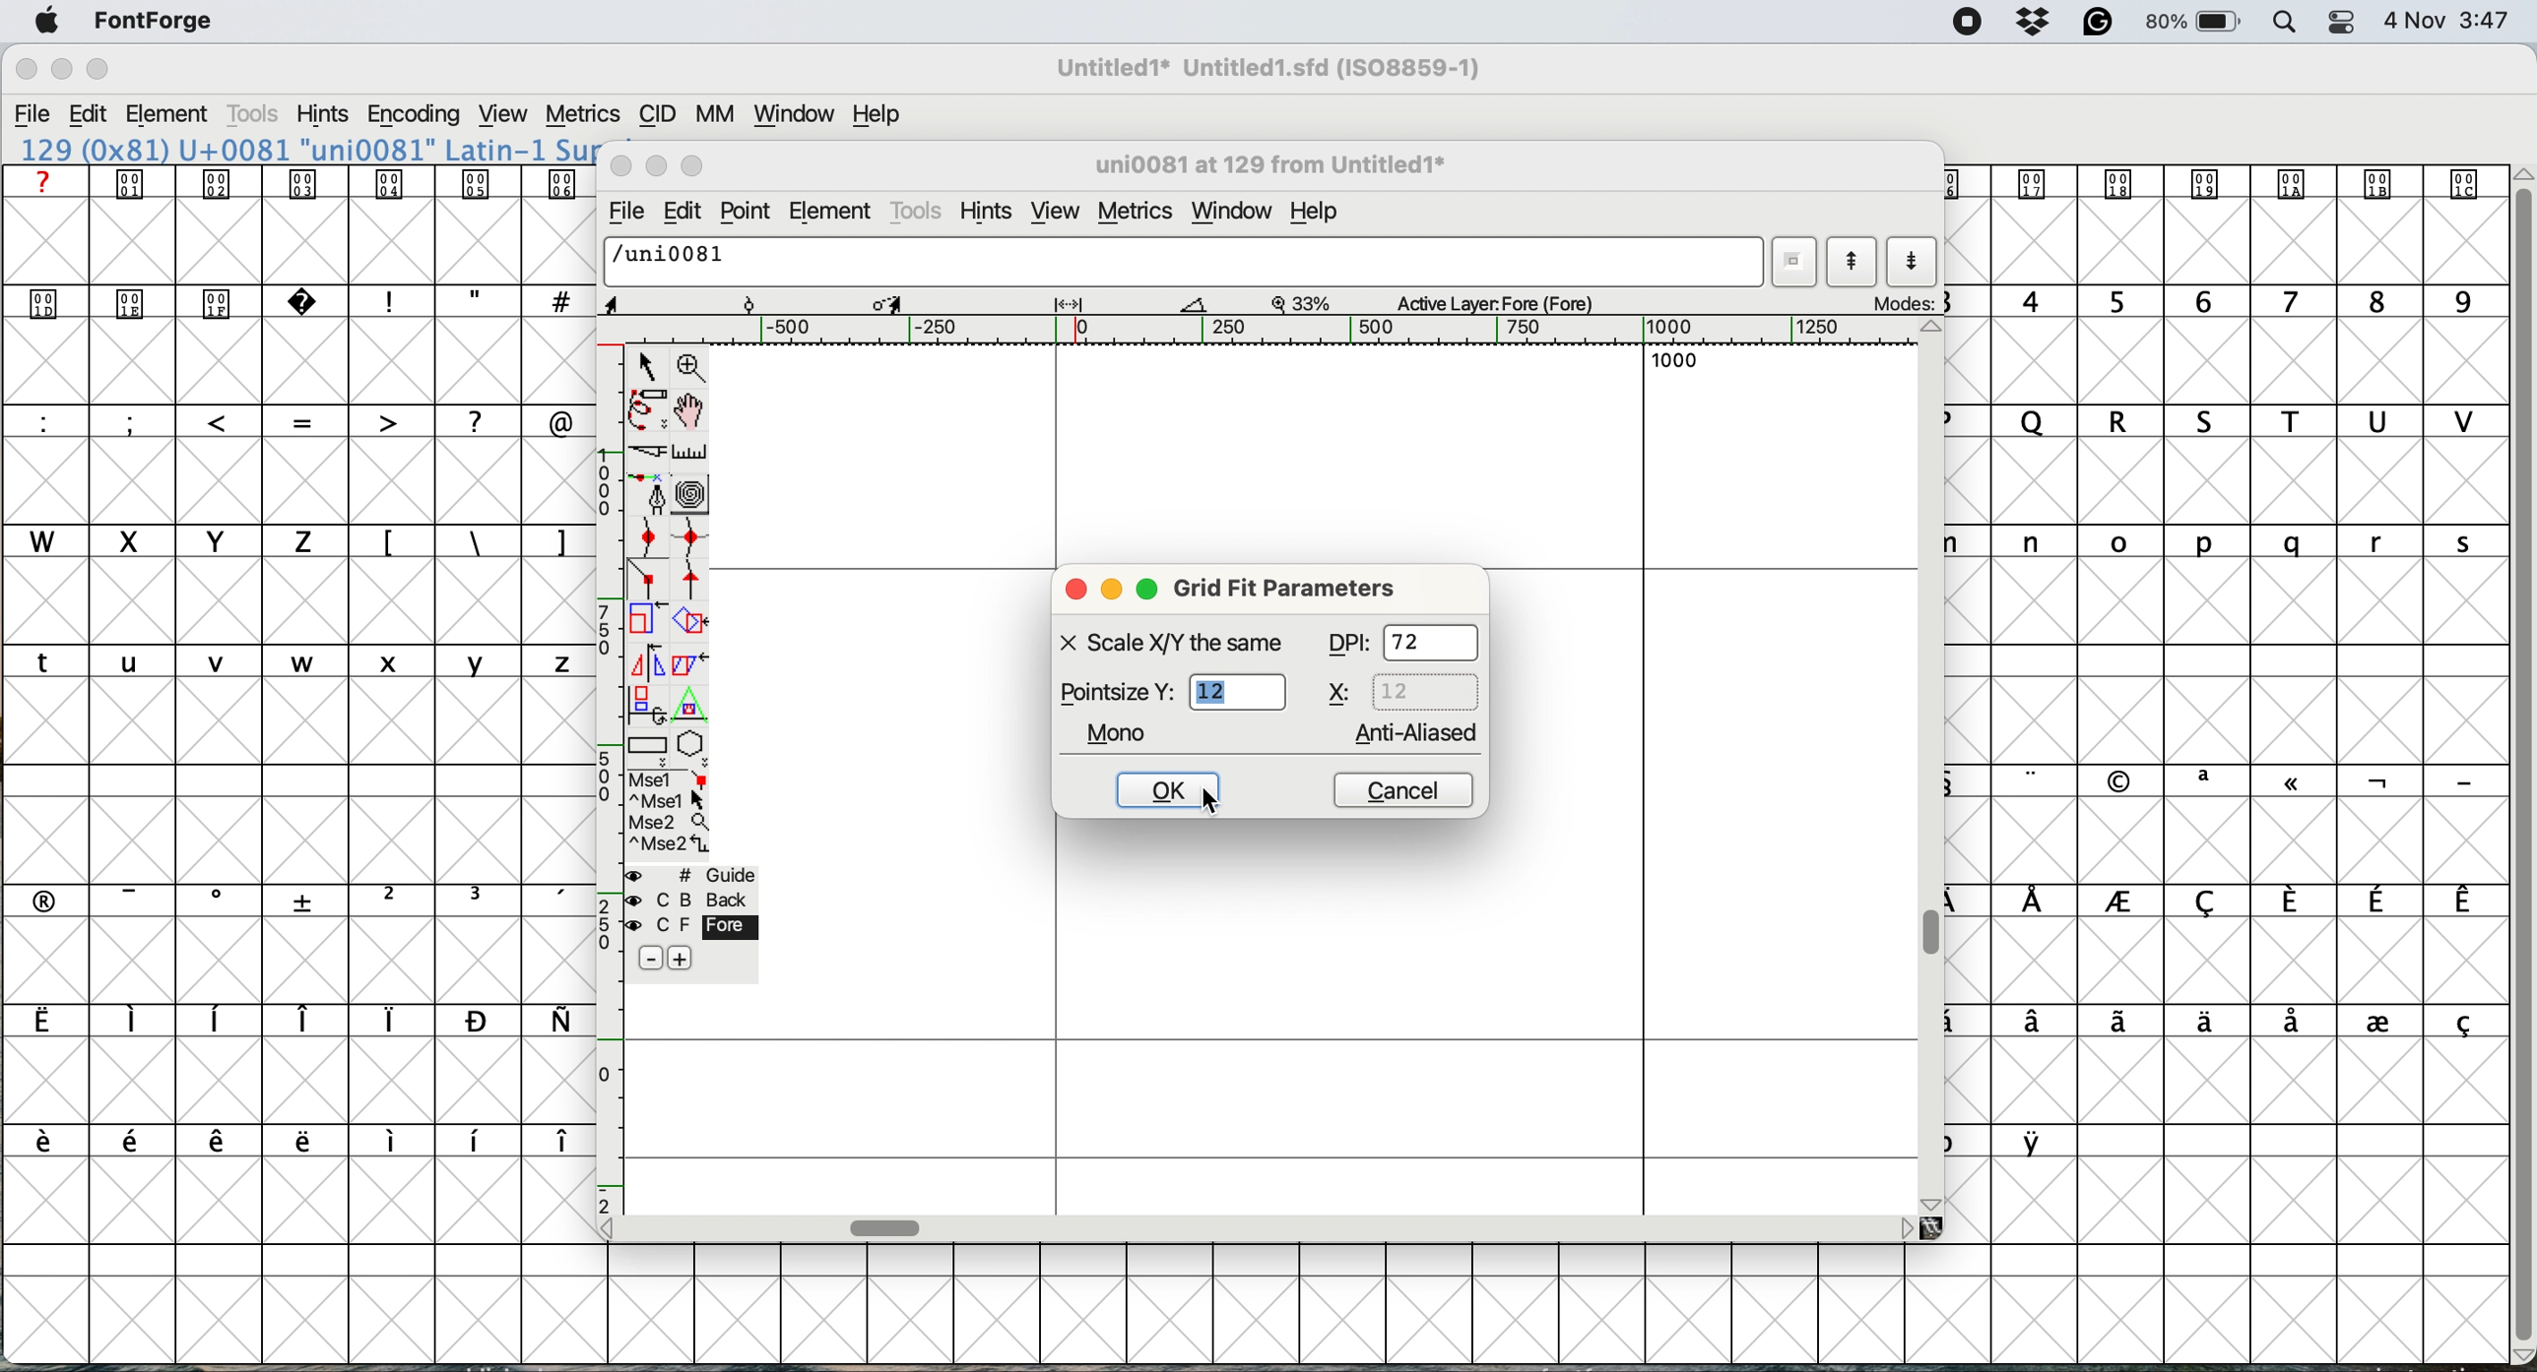  I want to click on edit, so click(683, 213).